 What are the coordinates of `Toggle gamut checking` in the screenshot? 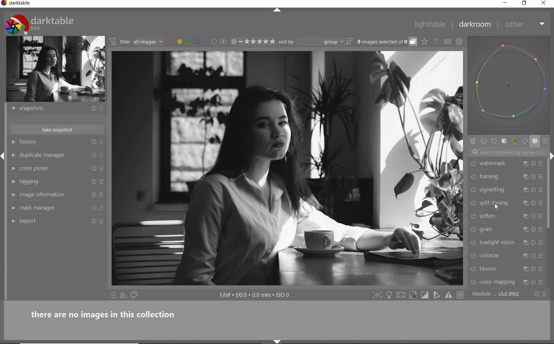 It's located at (448, 295).